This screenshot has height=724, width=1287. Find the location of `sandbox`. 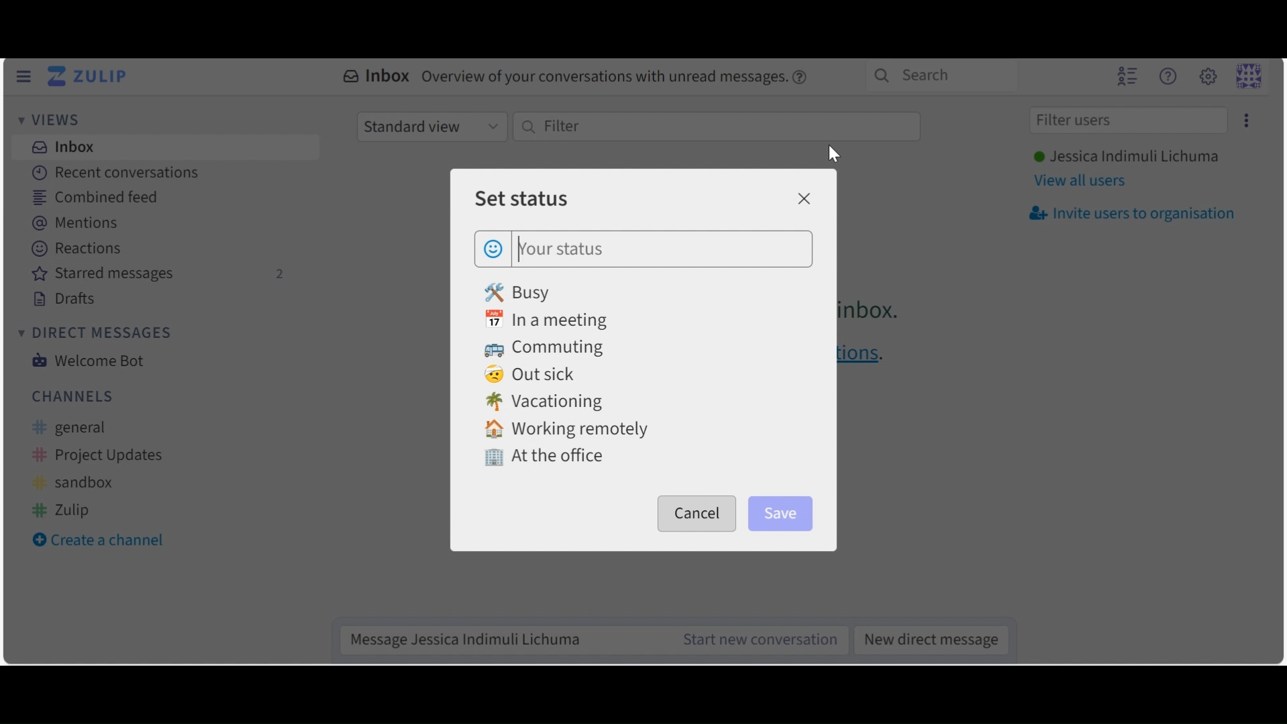

sandbox is located at coordinates (77, 483).